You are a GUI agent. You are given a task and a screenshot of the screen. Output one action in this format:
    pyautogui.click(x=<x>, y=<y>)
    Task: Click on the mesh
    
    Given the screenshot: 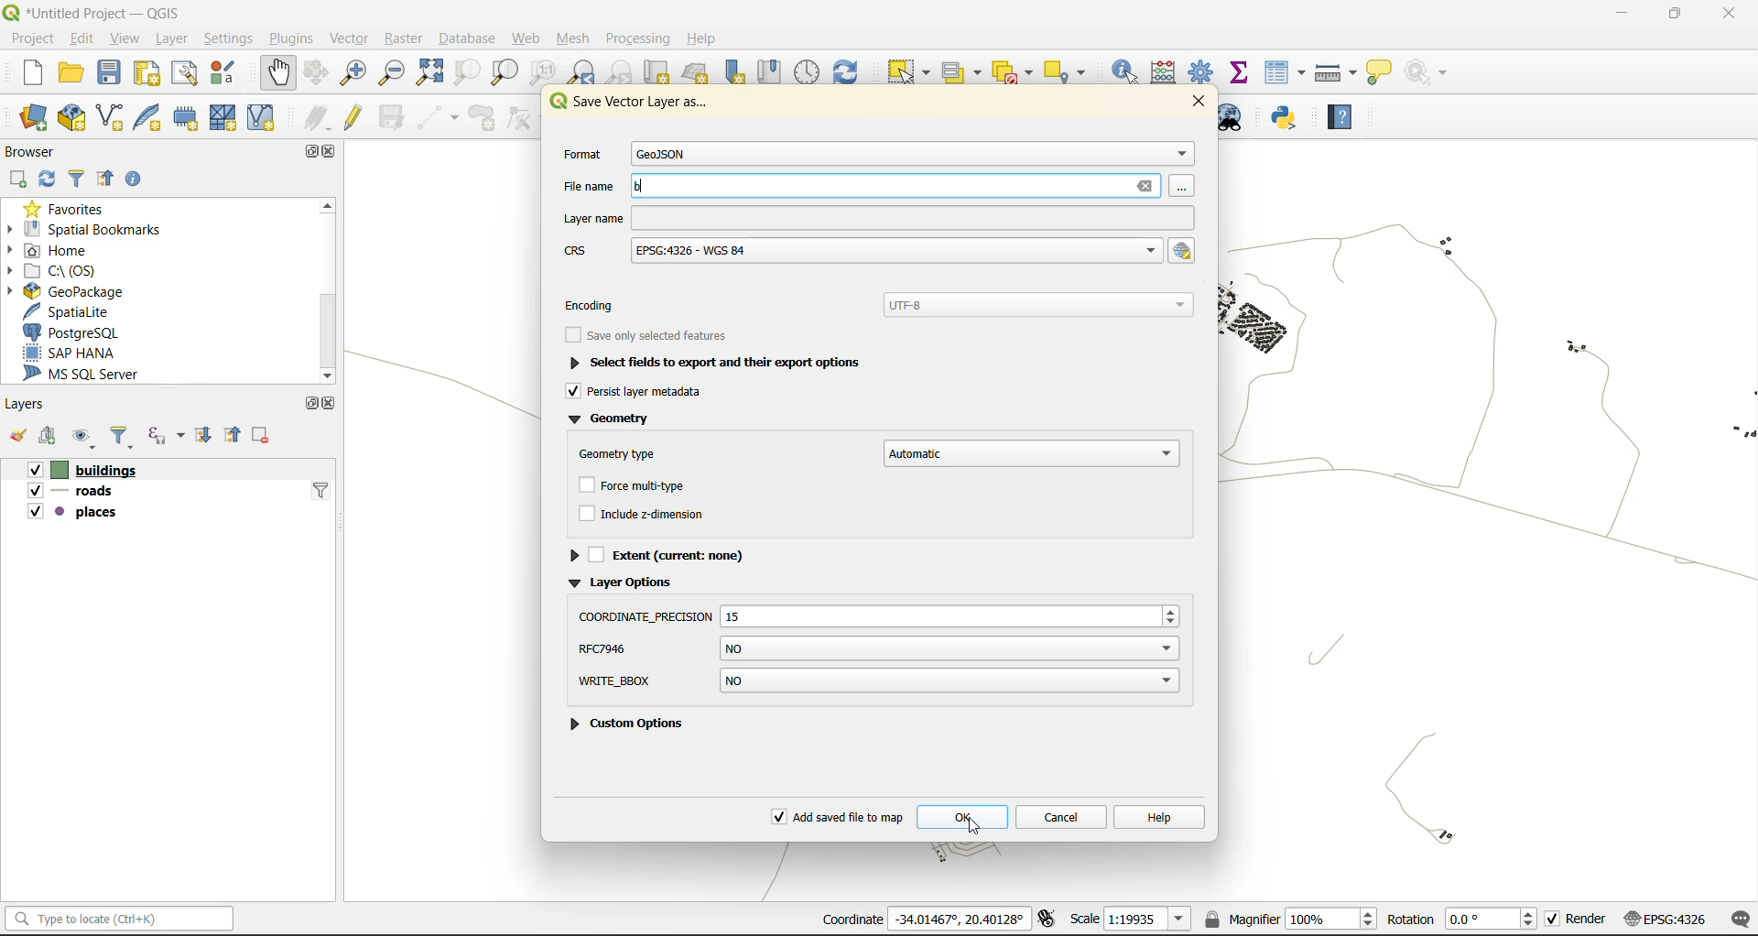 What is the action you would take?
    pyautogui.click(x=573, y=38)
    